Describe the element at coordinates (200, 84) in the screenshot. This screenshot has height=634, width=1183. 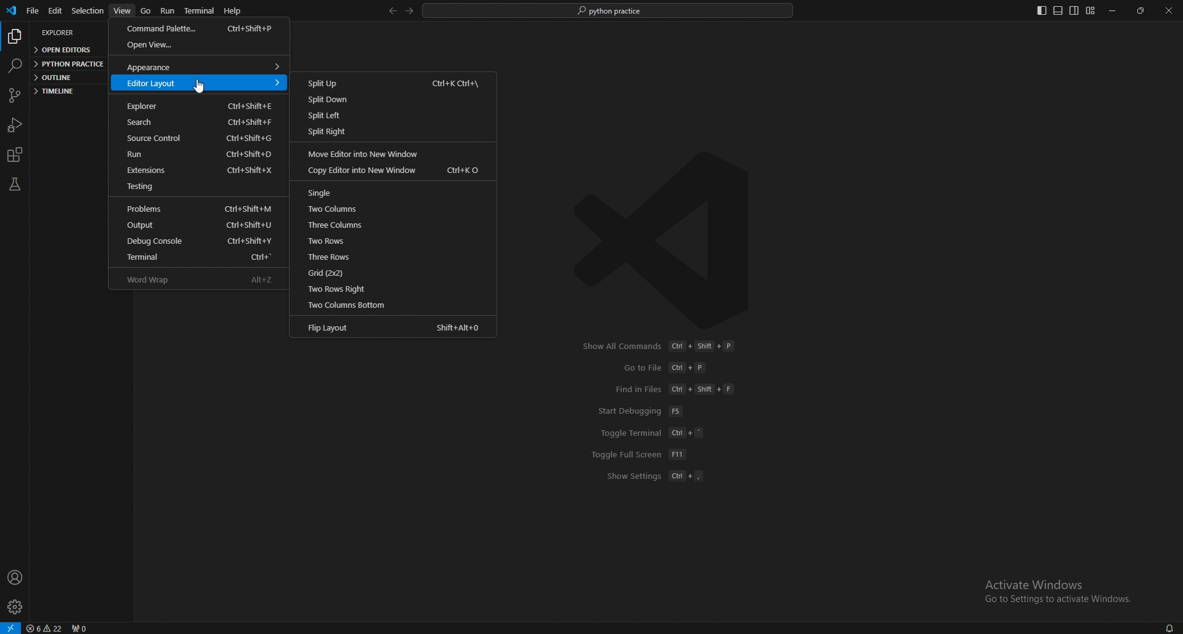
I see `editor layout` at that location.